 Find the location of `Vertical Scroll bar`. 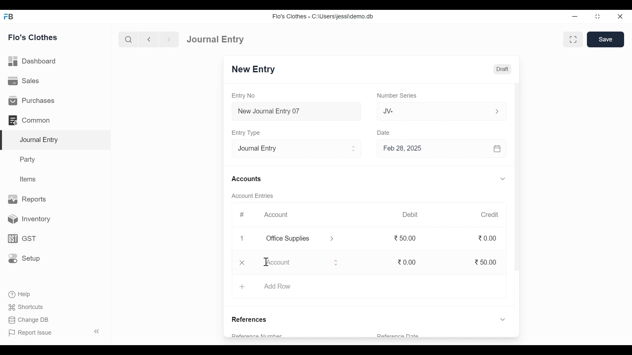

Vertical Scroll bar is located at coordinates (518, 185).